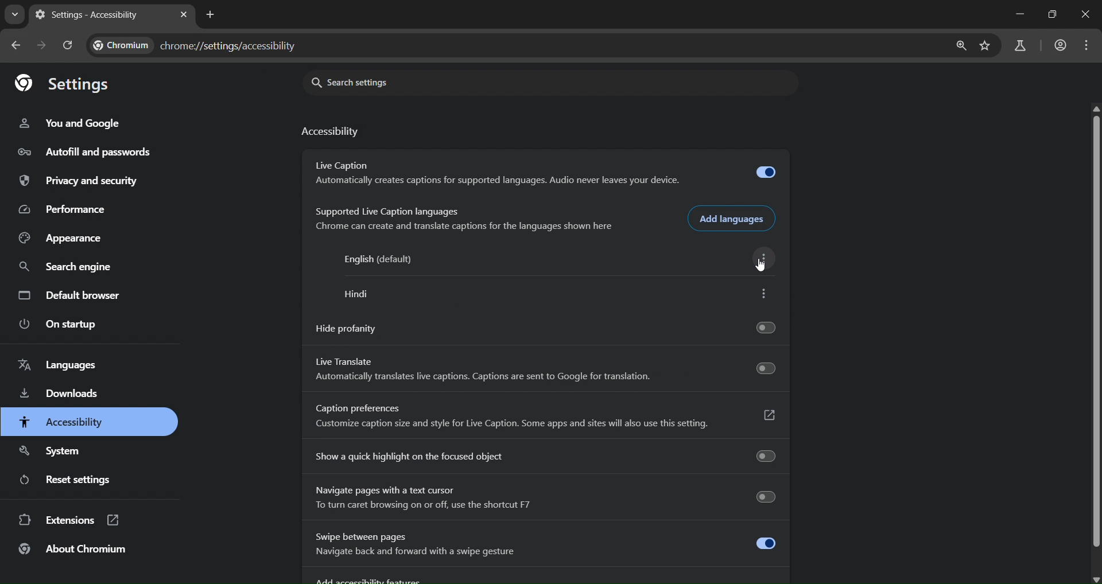 This screenshot has width=1102, height=584. What do you see at coordinates (69, 47) in the screenshot?
I see `reload pages` at bounding box center [69, 47].